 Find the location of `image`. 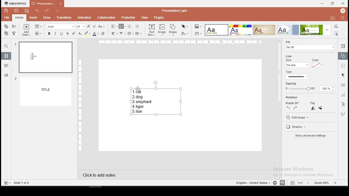

image is located at coordinates (162, 30).